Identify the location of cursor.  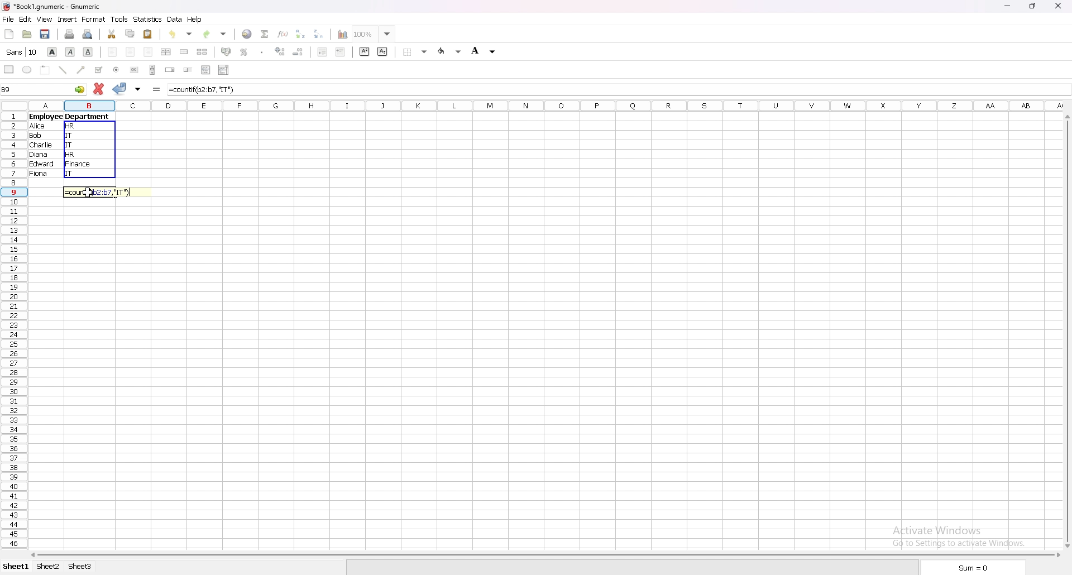
(88, 193).